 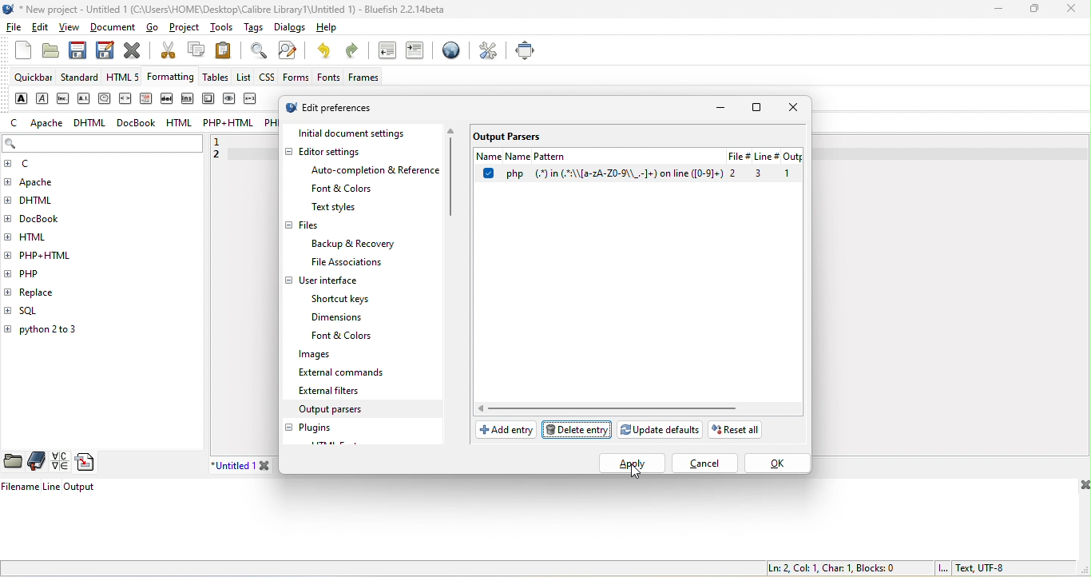 What do you see at coordinates (173, 78) in the screenshot?
I see `formatting` at bounding box center [173, 78].